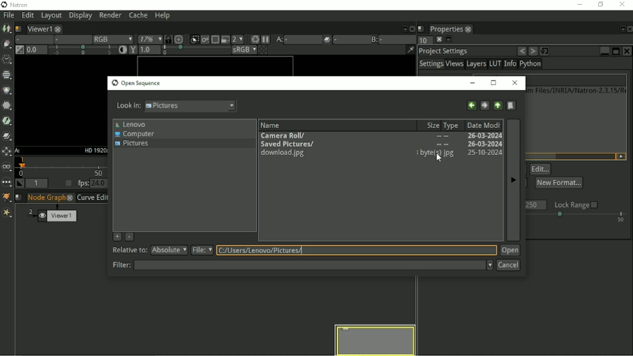 The width and height of the screenshot is (633, 356). What do you see at coordinates (176, 107) in the screenshot?
I see `Look in` at bounding box center [176, 107].